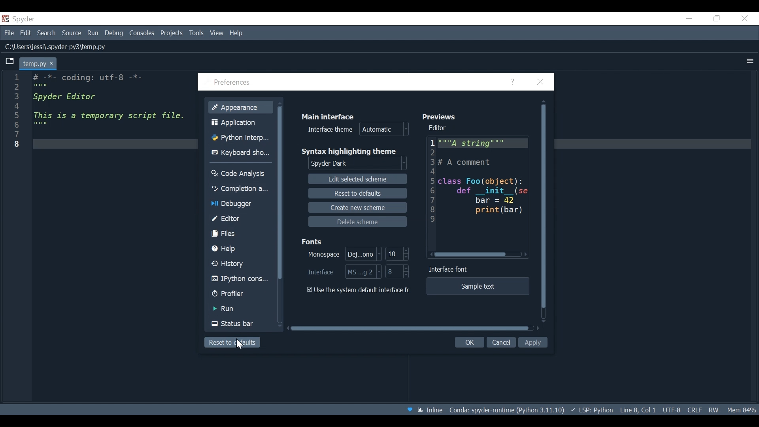  I want to click on Reset to defaults, so click(232, 342).